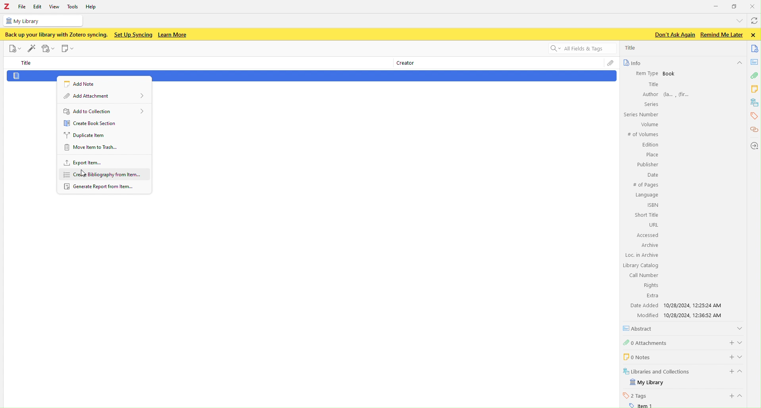 This screenshot has height=408, width=761. What do you see at coordinates (653, 85) in the screenshot?
I see `Title` at bounding box center [653, 85].